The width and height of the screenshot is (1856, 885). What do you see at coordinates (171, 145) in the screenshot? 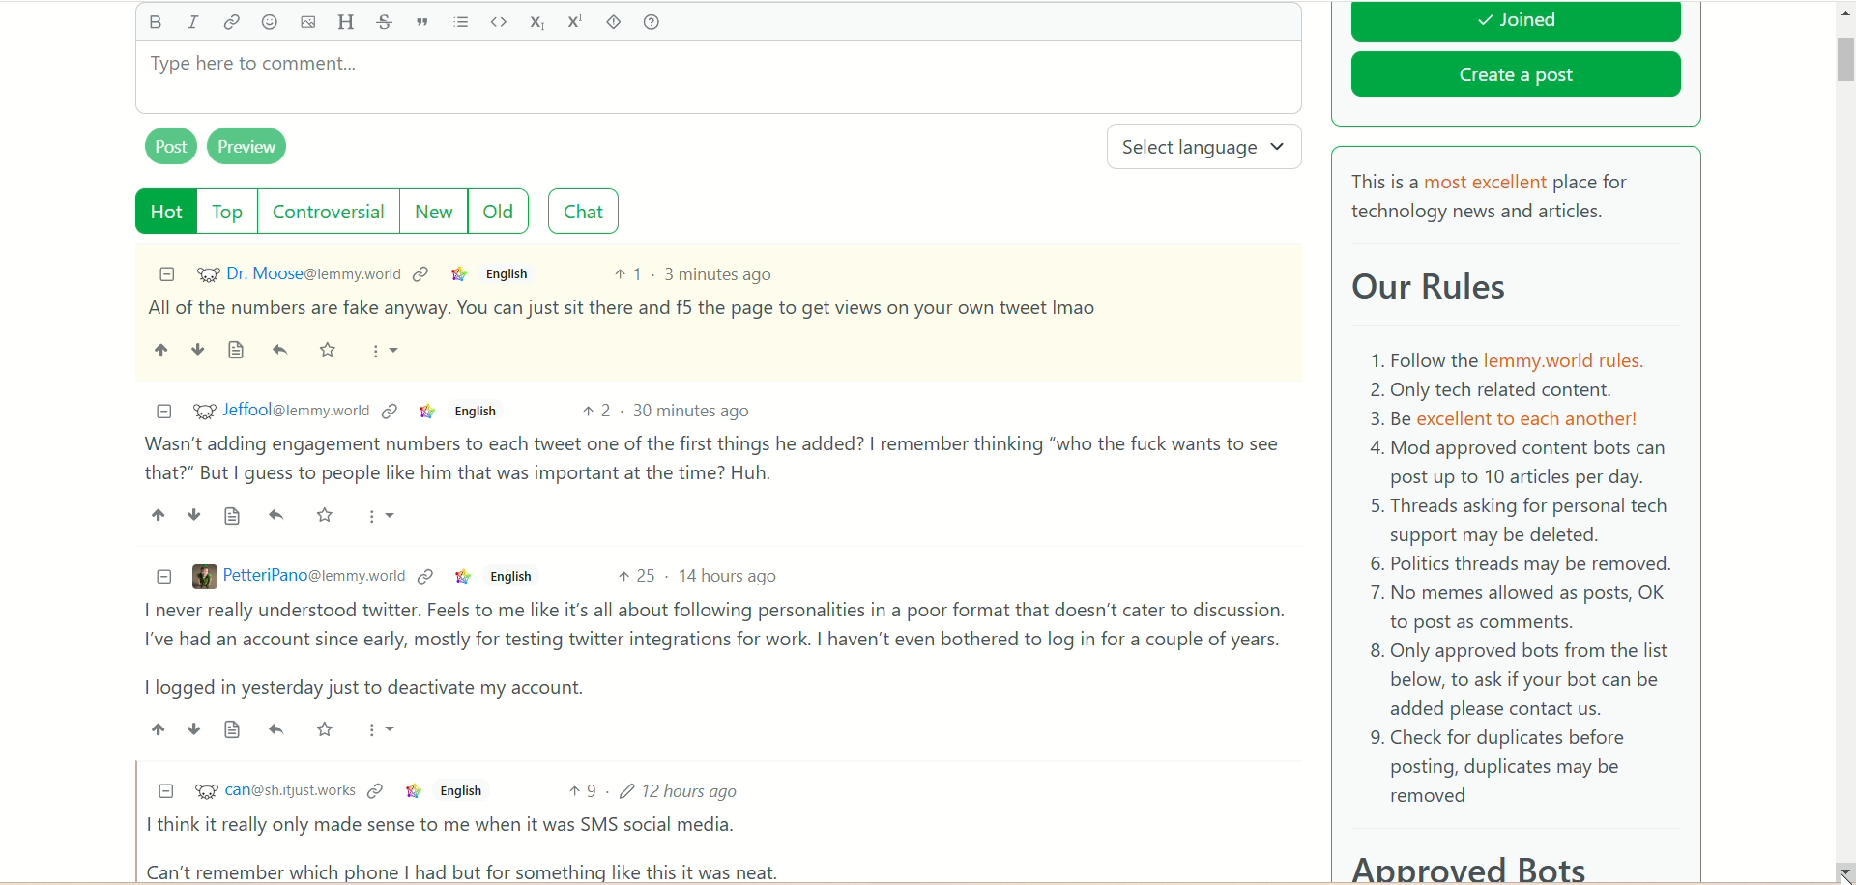
I see `post` at bounding box center [171, 145].